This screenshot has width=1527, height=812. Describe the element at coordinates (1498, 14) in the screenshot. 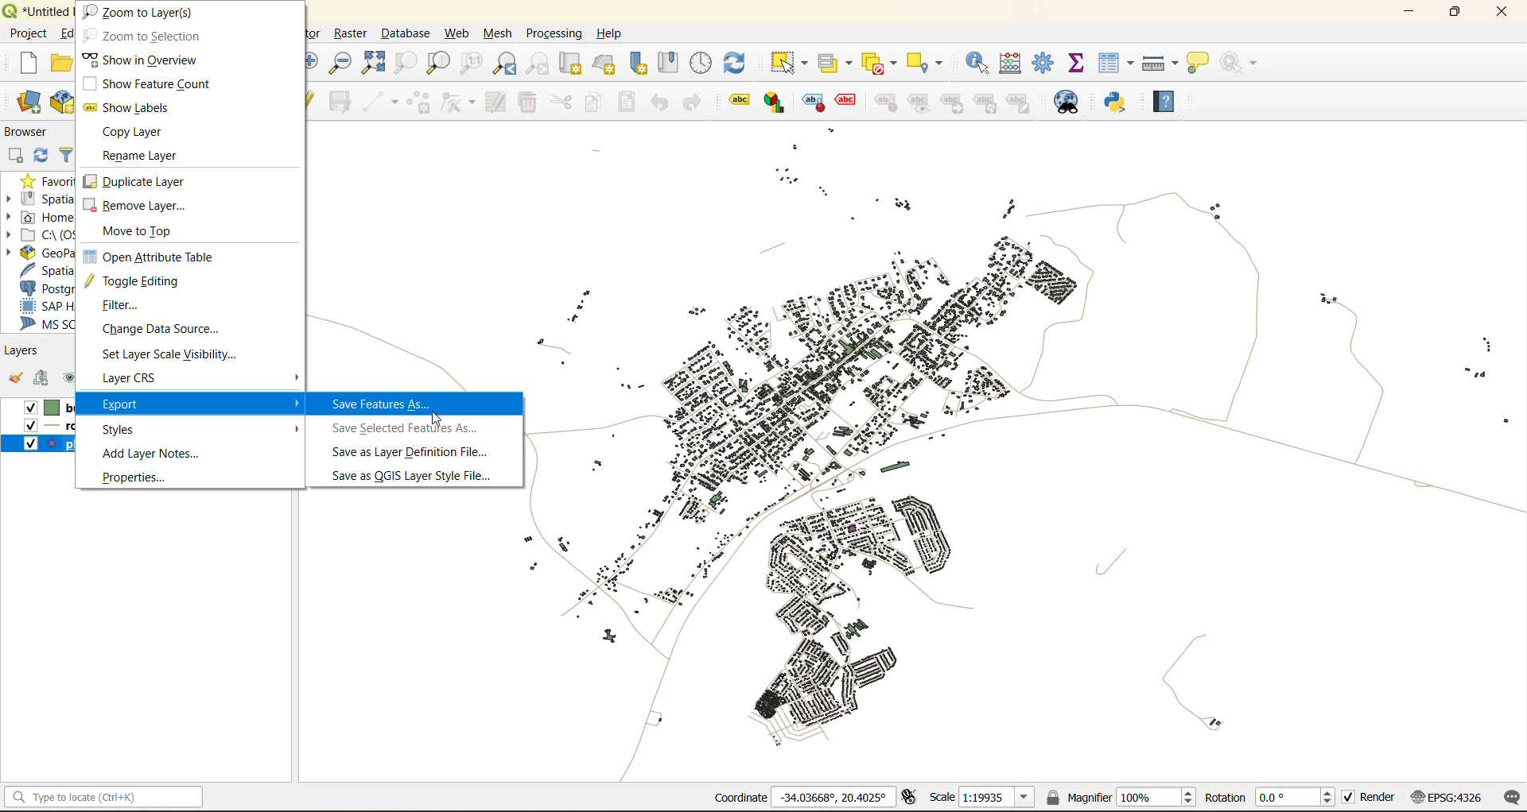

I see `close` at that location.